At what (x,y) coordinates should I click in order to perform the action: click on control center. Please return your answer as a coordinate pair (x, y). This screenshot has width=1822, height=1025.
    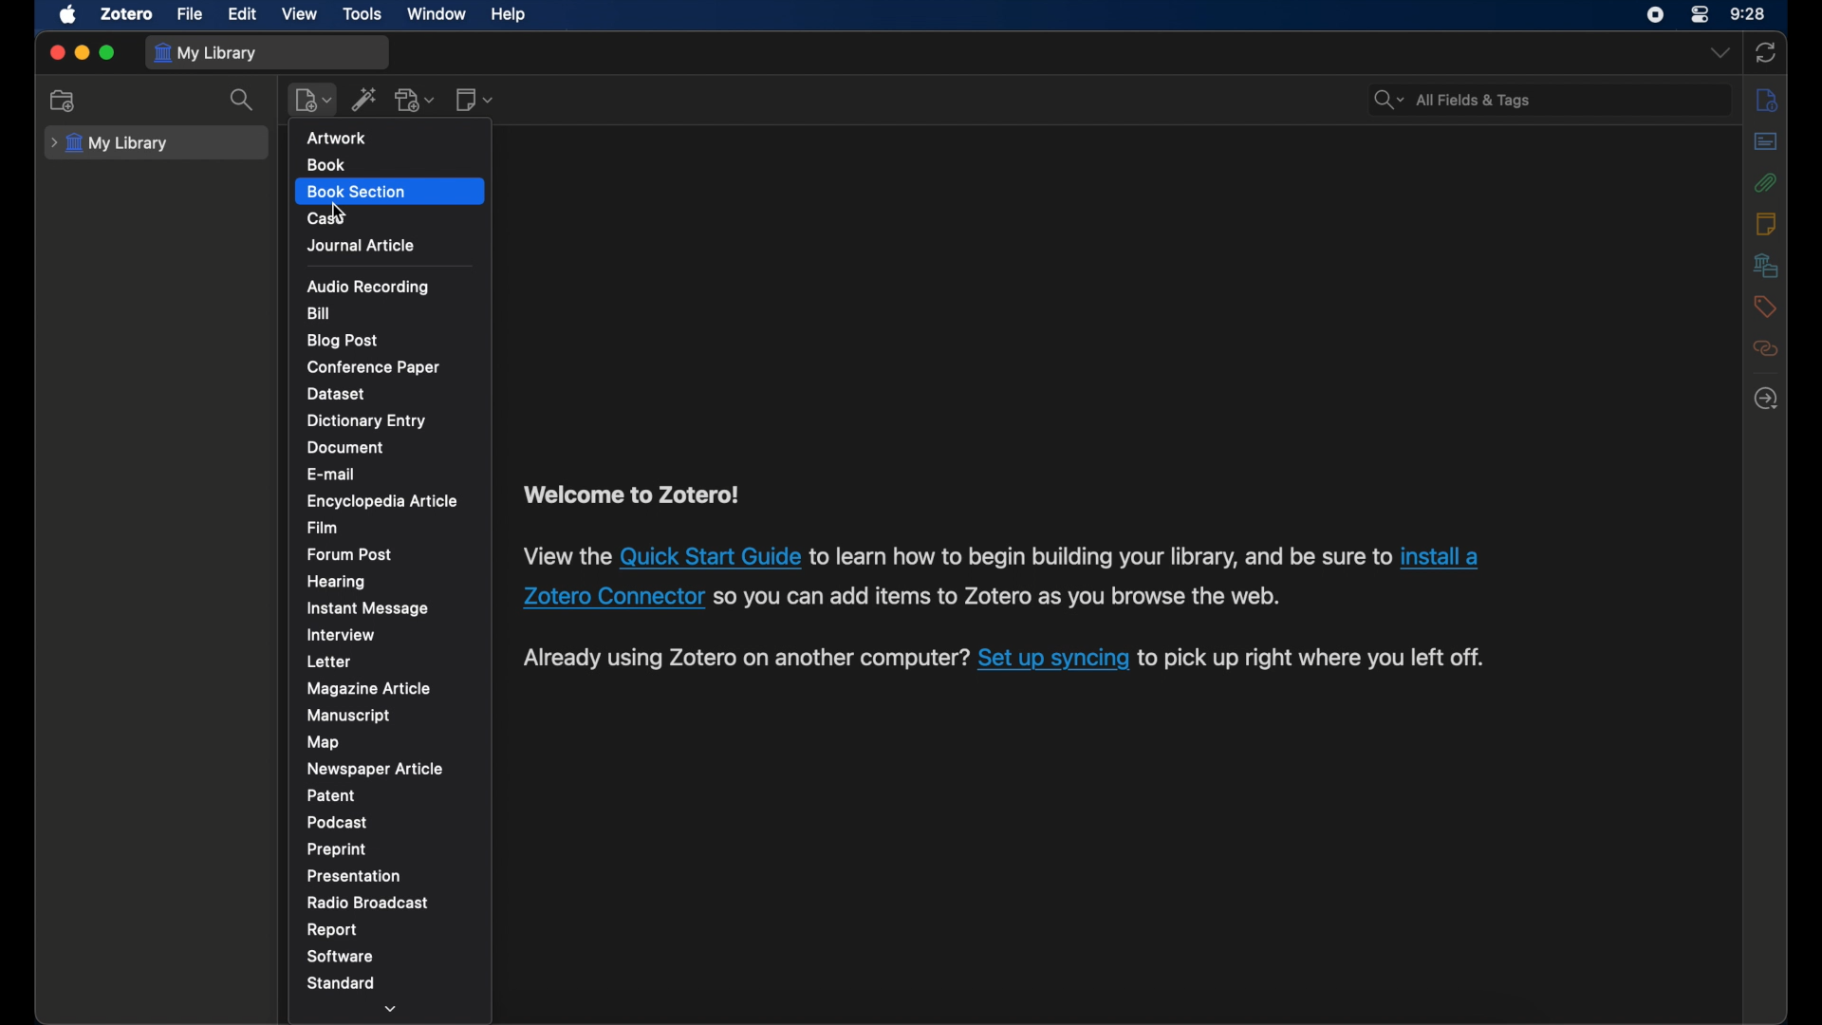
    Looking at the image, I should click on (1699, 15).